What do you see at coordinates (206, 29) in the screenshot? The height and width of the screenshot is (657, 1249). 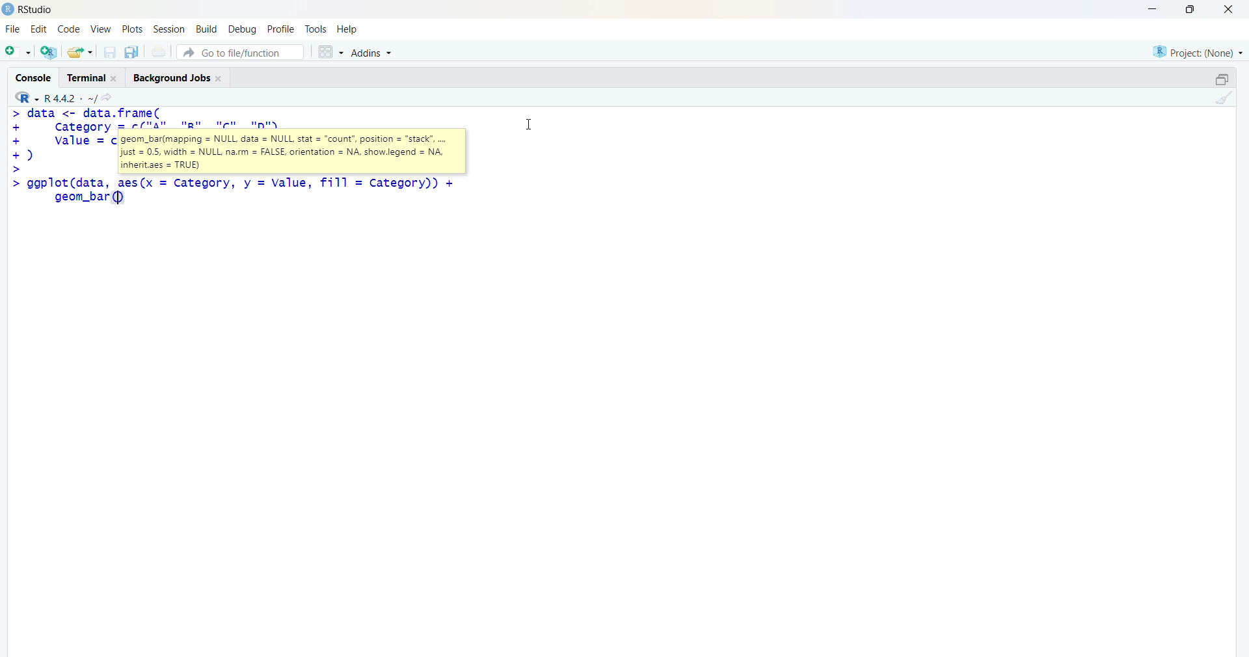 I see `build` at bounding box center [206, 29].